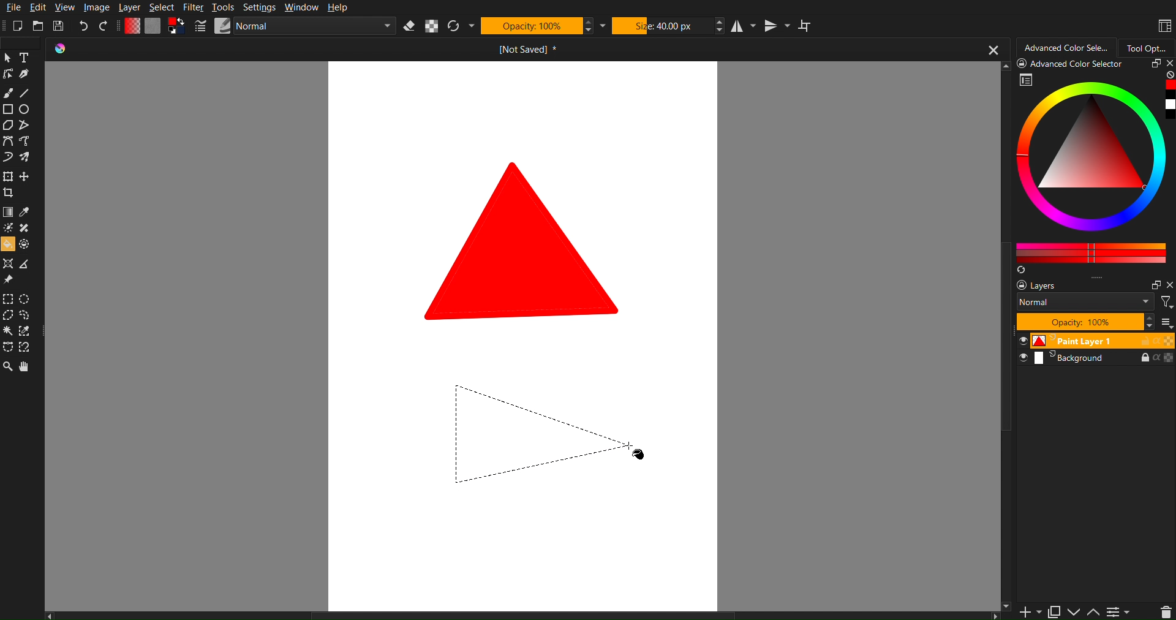 Image resolution: width=1176 pixels, height=620 pixels. I want to click on New, so click(16, 27).